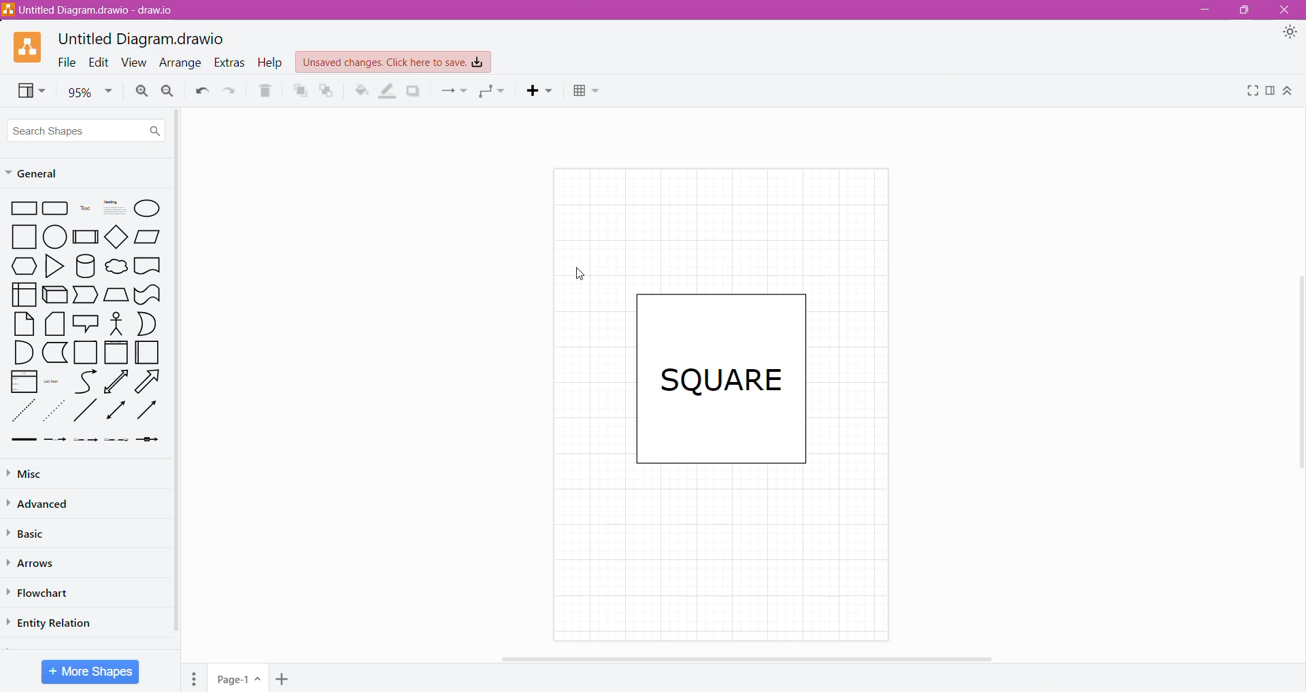 This screenshot has height=692, width=1306. What do you see at coordinates (590, 93) in the screenshot?
I see `Table` at bounding box center [590, 93].